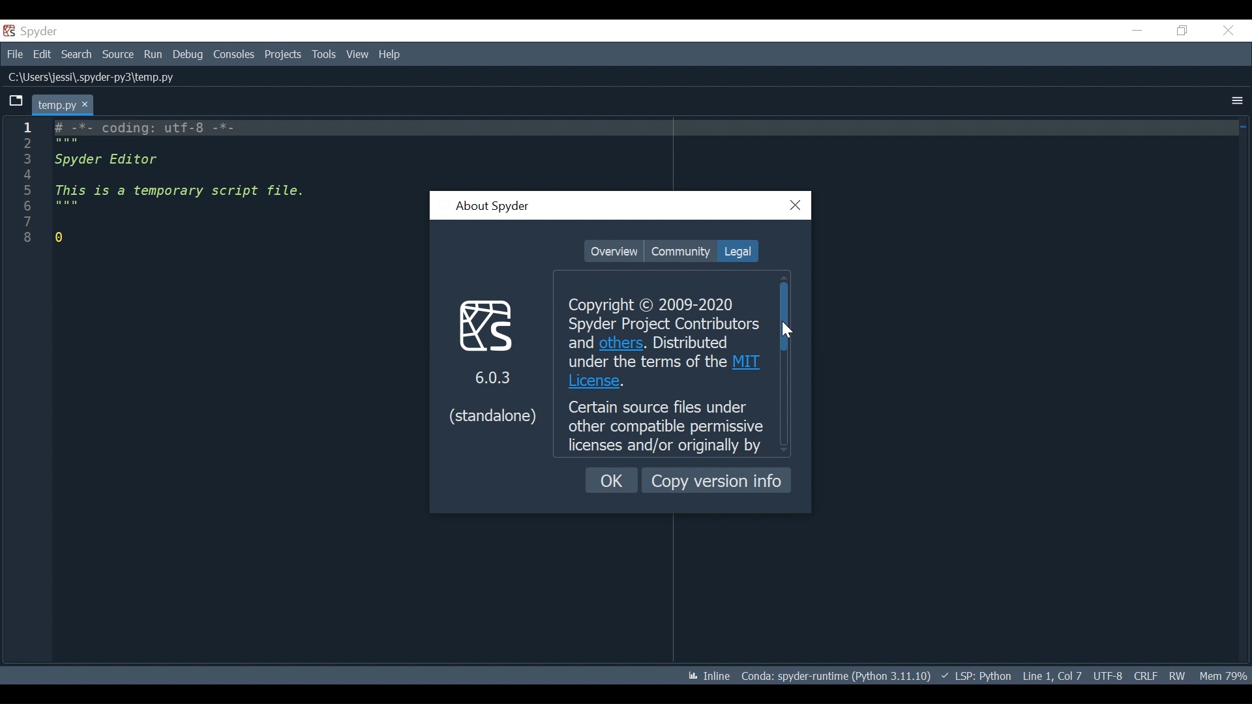 The height and width of the screenshot is (704, 1252). Describe the element at coordinates (233, 55) in the screenshot. I see `Consoles` at that location.